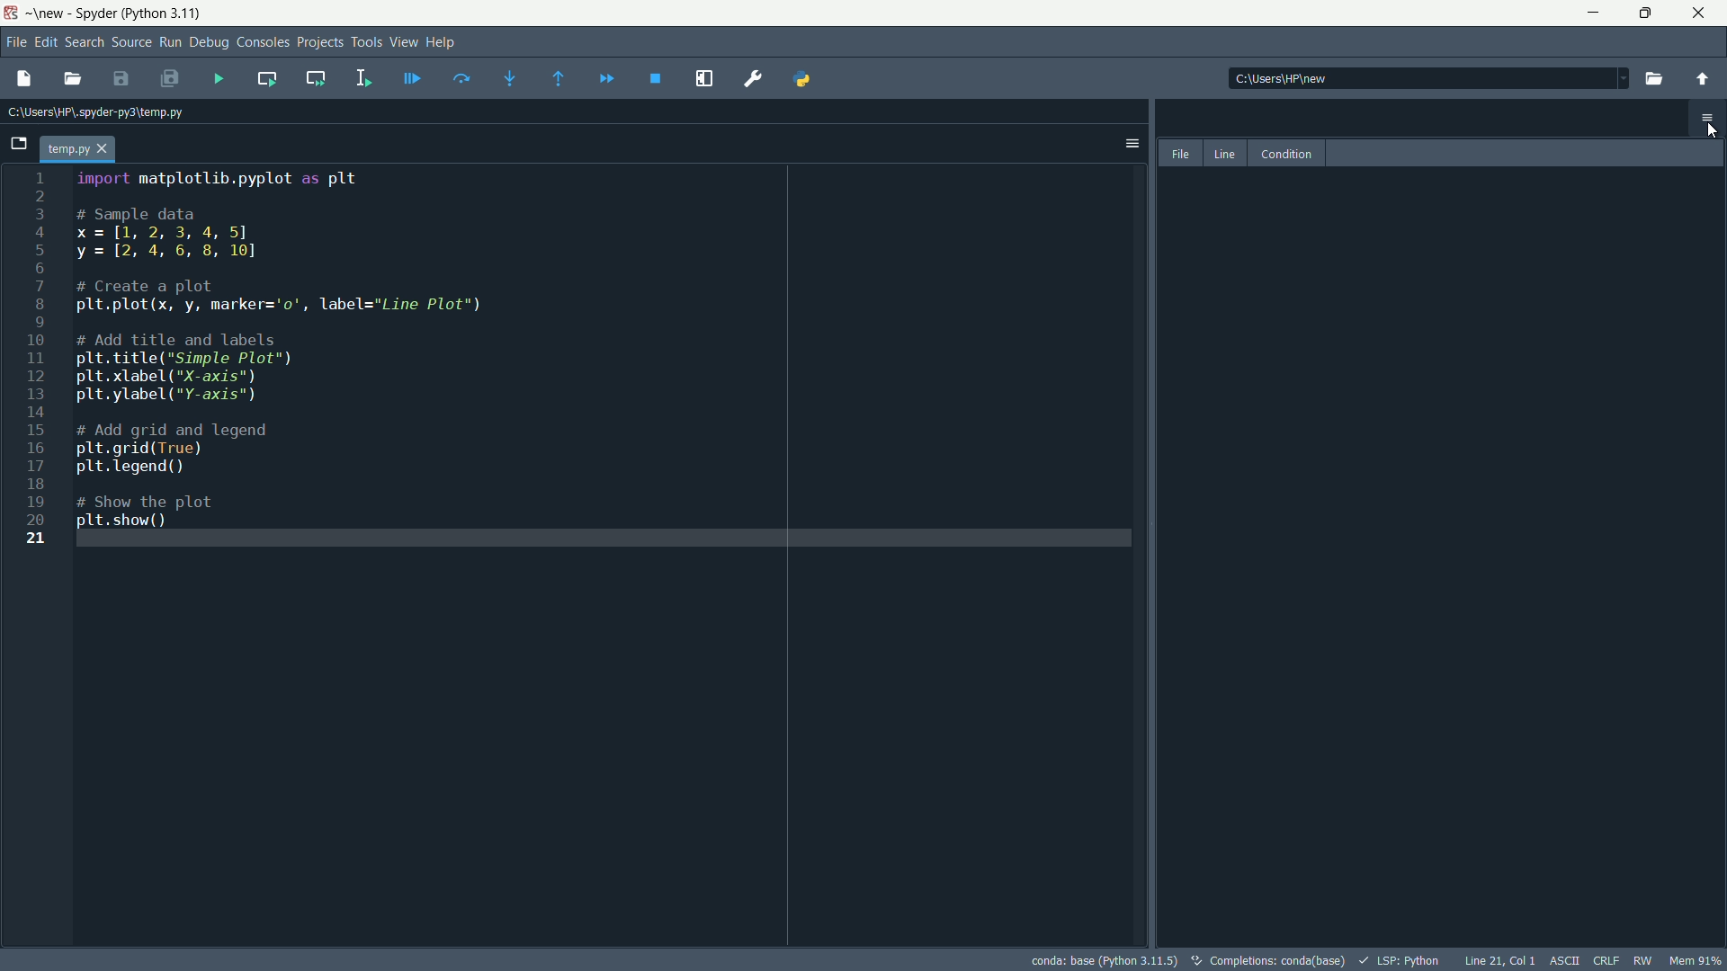 The image size is (1727, 971). I want to click on condition, so click(1292, 153).